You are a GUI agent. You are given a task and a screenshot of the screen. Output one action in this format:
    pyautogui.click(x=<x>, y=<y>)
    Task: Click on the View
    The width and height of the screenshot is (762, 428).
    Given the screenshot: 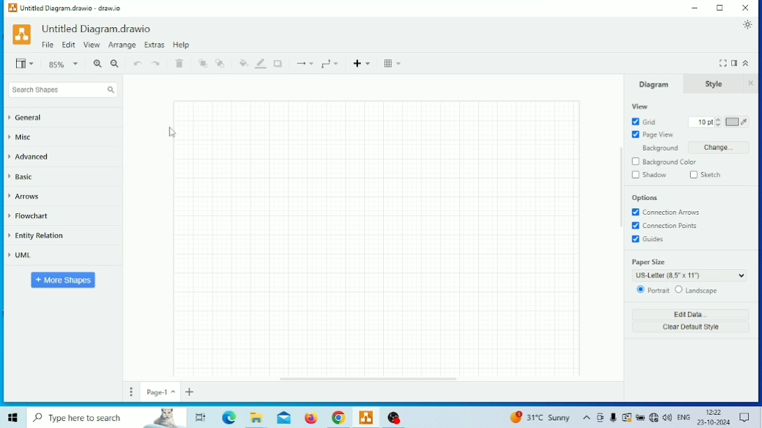 What is the action you would take?
    pyautogui.click(x=91, y=45)
    